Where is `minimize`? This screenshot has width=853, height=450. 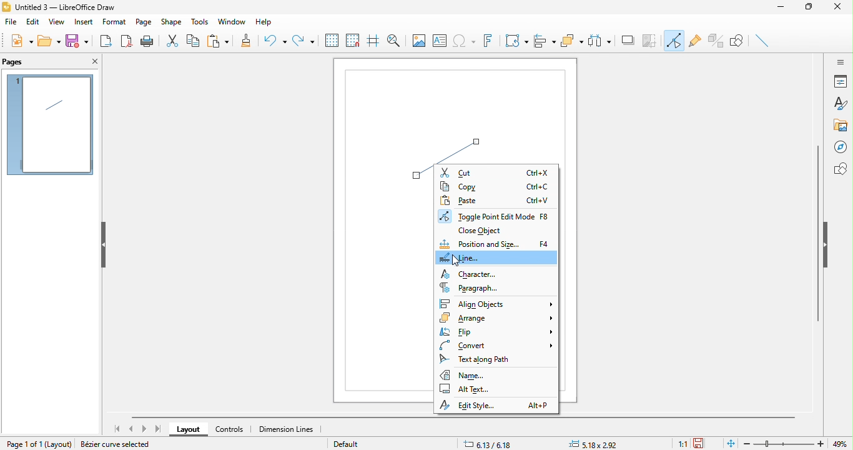
minimize is located at coordinates (784, 9).